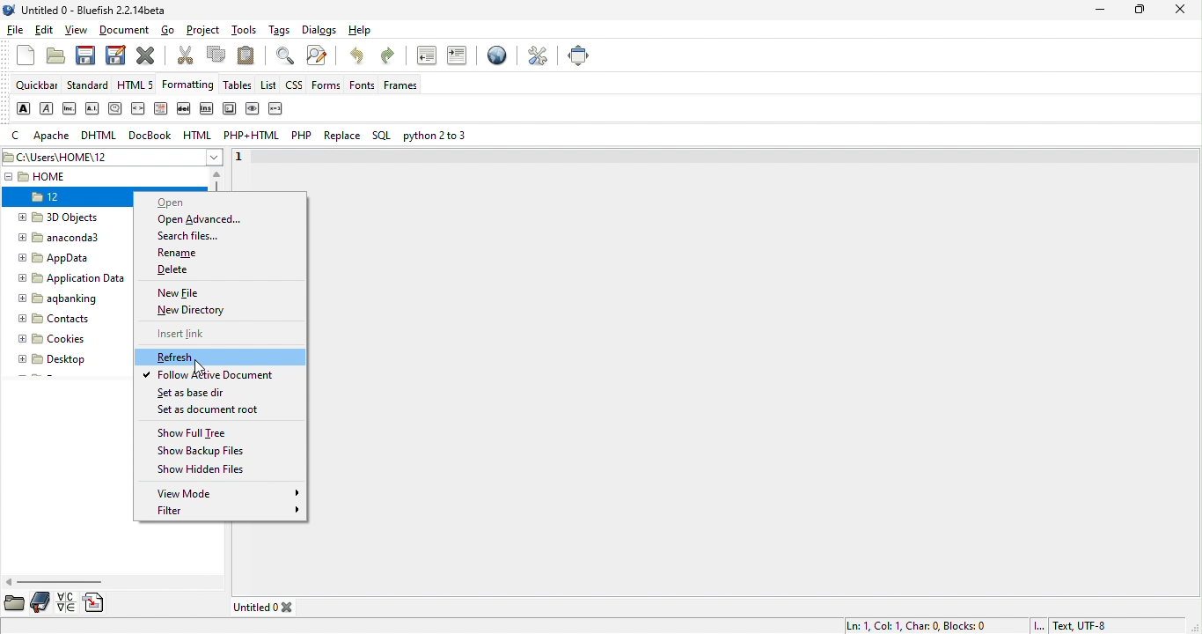 This screenshot has height=634, width=1202. What do you see at coordinates (226, 110) in the screenshot?
I see `keyboard` at bounding box center [226, 110].